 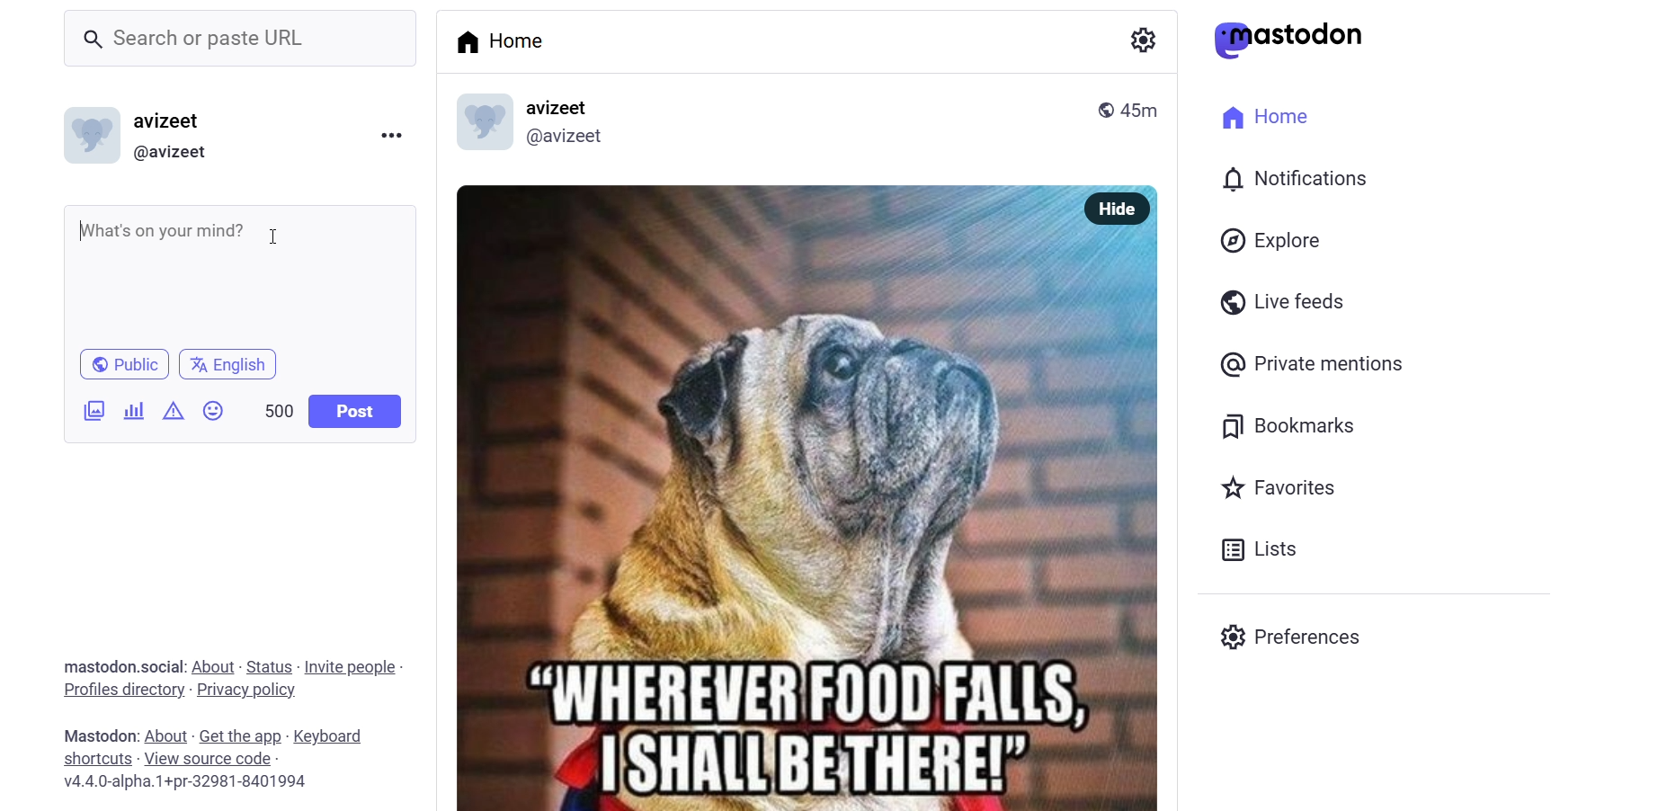 What do you see at coordinates (85, 131) in the screenshot?
I see `logo` at bounding box center [85, 131].